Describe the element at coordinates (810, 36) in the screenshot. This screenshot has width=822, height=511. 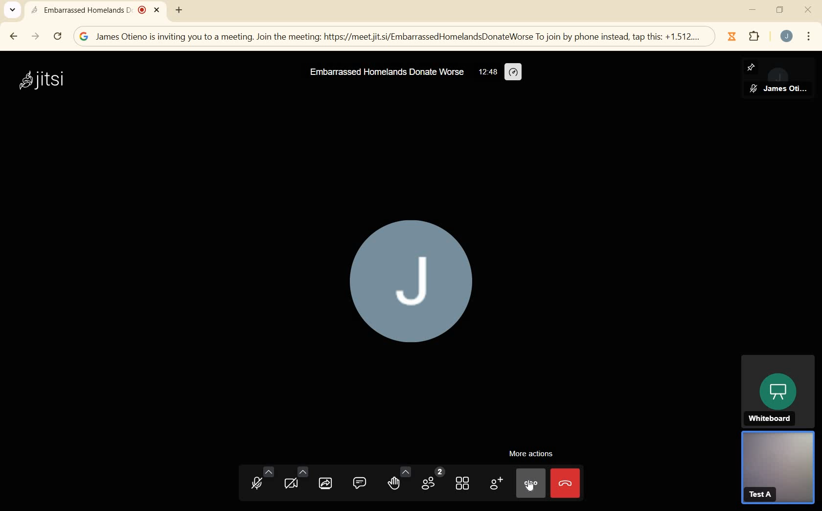
I see `customize google chrome` at that location.